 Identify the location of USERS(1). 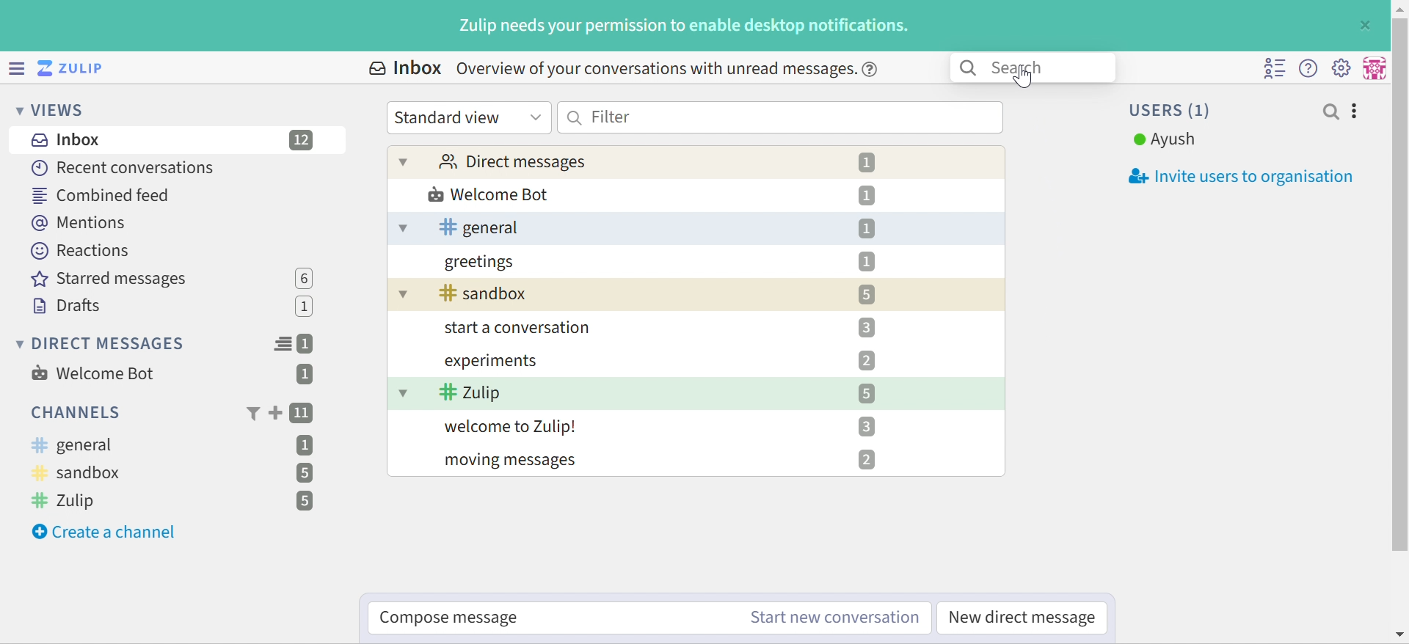
(1172, 110).